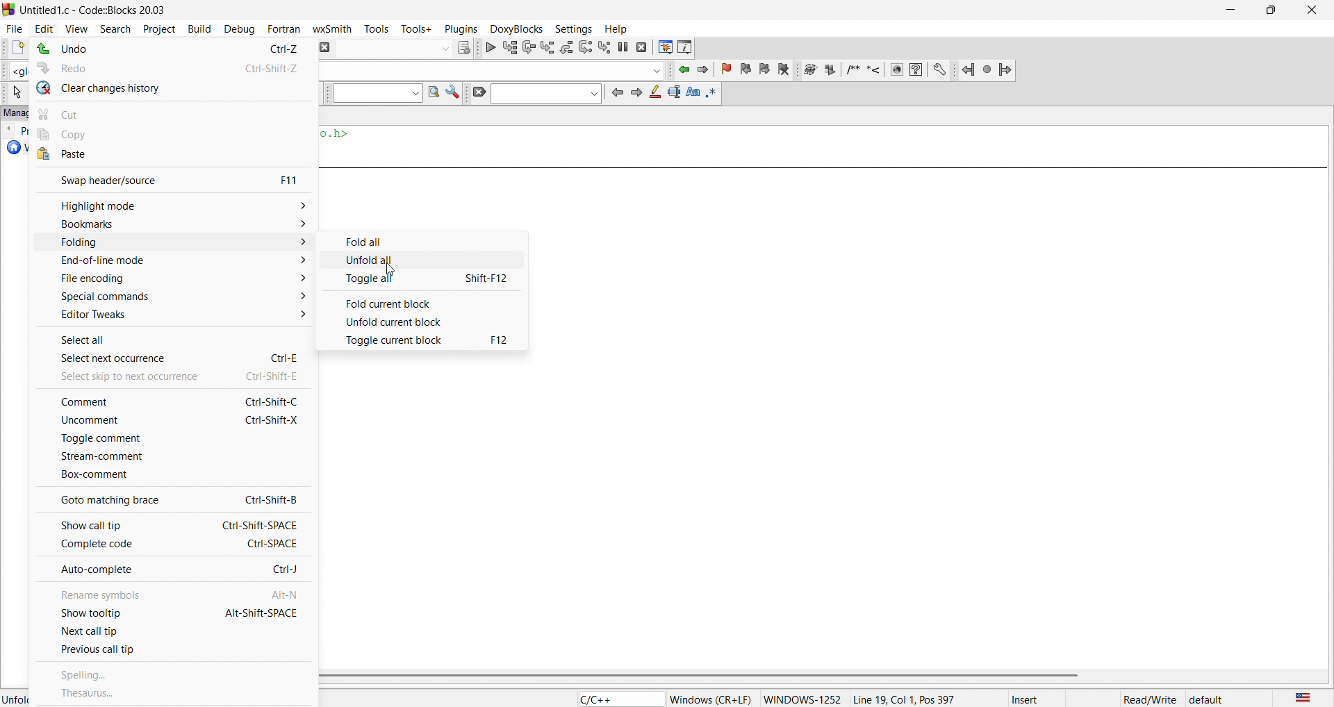 Image resolution: width=1334 pixels, height=707 pixels. I want to click on help, so click(916, 69).